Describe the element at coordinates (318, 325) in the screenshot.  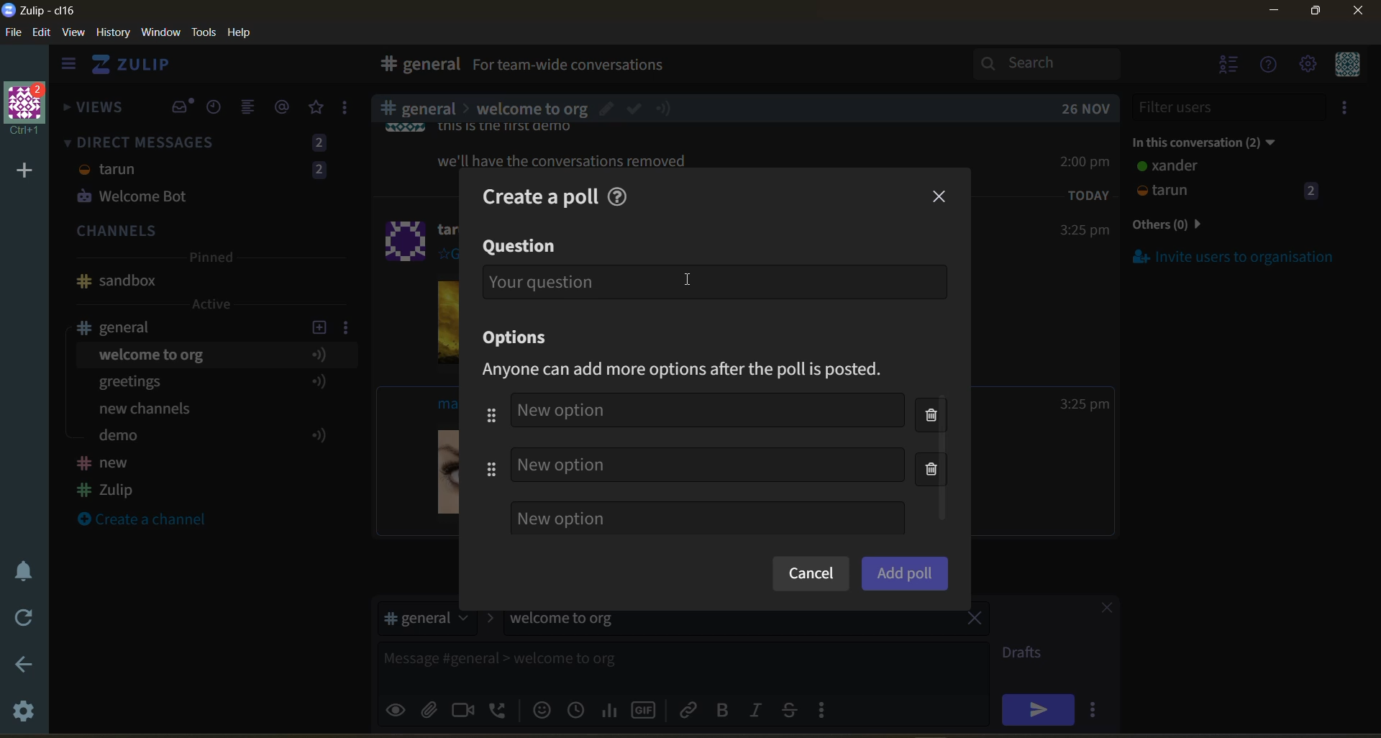
I see `add new topic` at that location.